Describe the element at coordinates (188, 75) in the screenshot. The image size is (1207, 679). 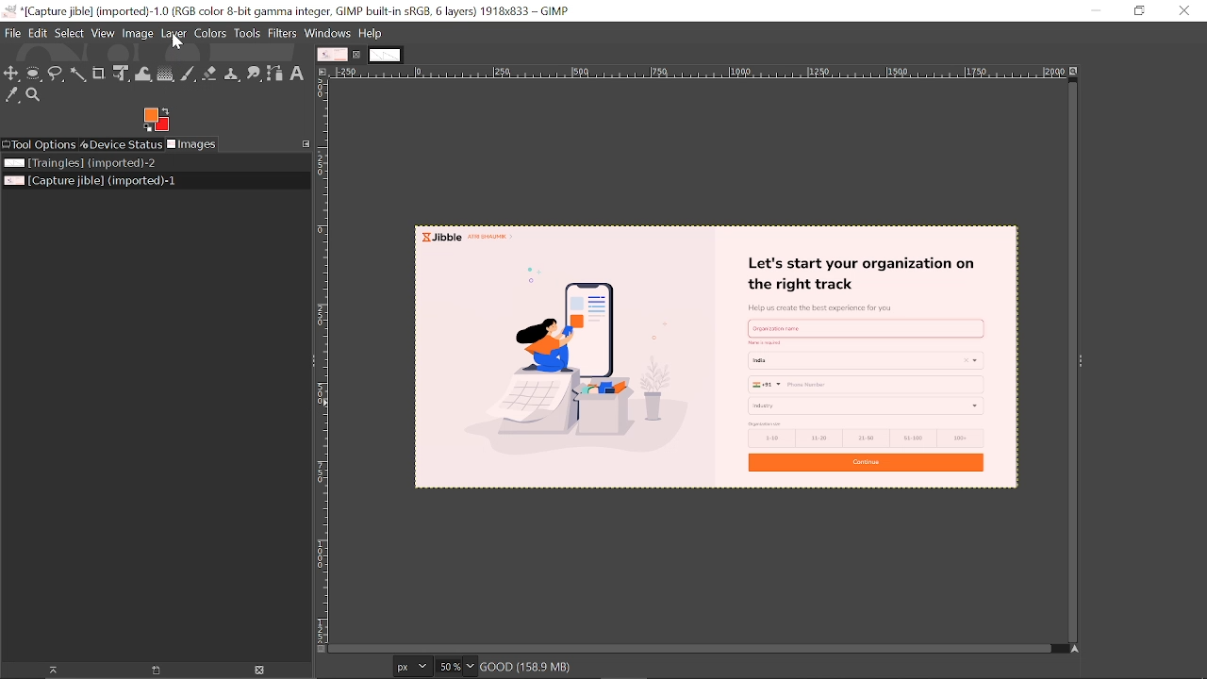
I see `Paintbrush tool` at that location.